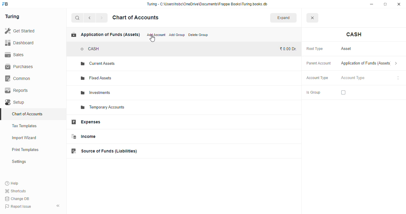 The width and height of the screenshot is (406, 214). I want to click on temporary accounts, so click(103, 107).